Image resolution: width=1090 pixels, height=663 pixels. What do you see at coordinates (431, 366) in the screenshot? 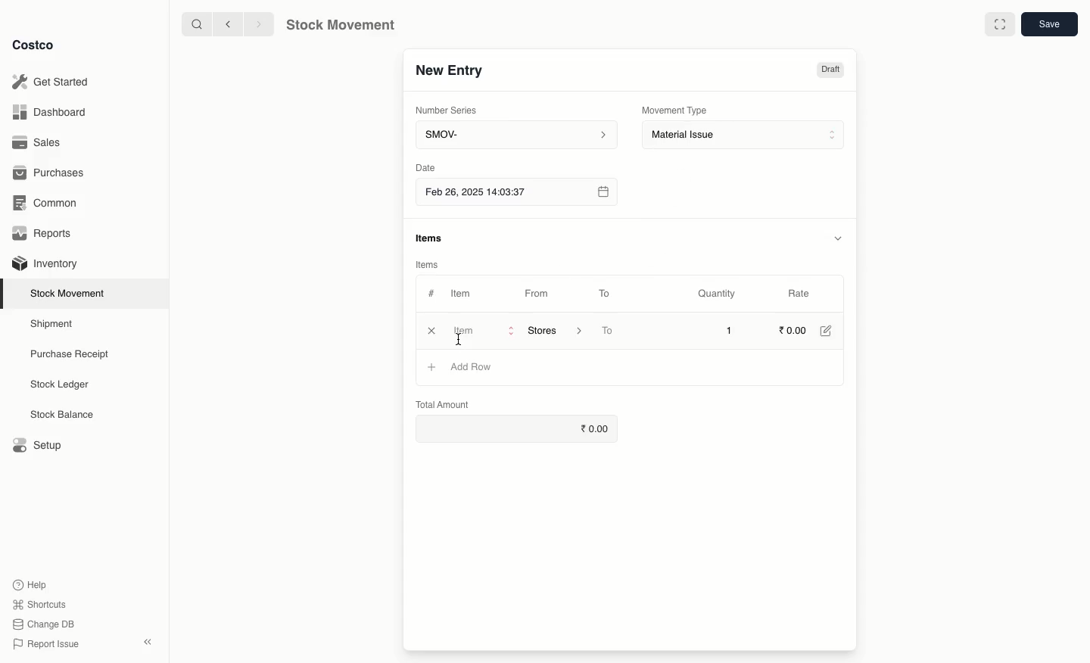
I see `+` at bounding box center [431, 366].